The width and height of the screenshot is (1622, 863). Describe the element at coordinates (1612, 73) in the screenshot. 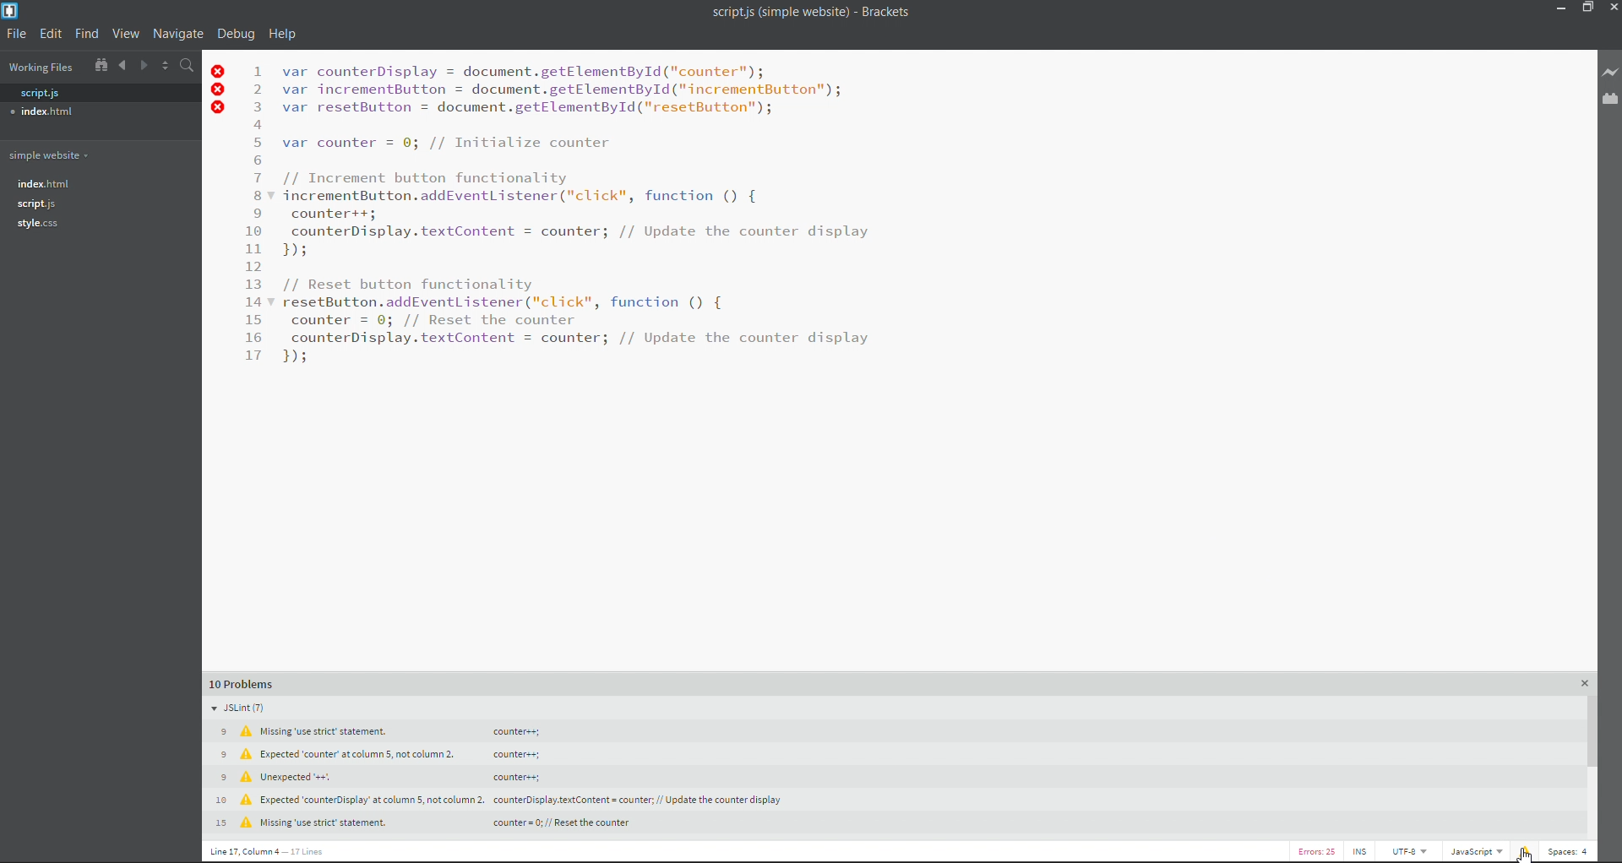

I see `live preview toggle` at that location.